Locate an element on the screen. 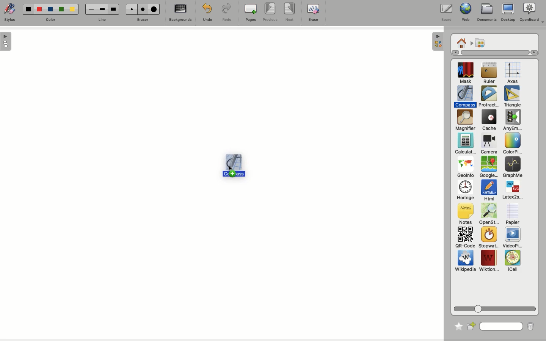  Stylus is located at coordinates (11, 13).